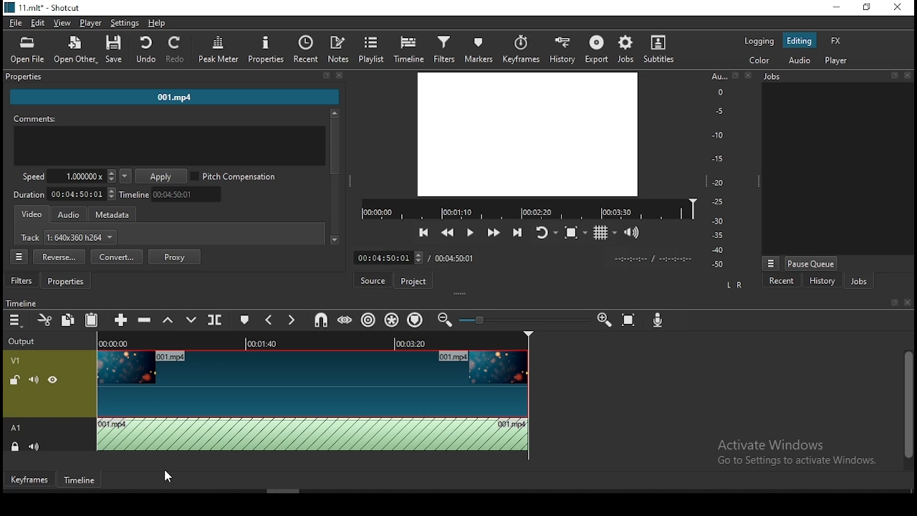  Describe the element at coordinates (446, 49) in the screenshot. I see `filters` at that location.